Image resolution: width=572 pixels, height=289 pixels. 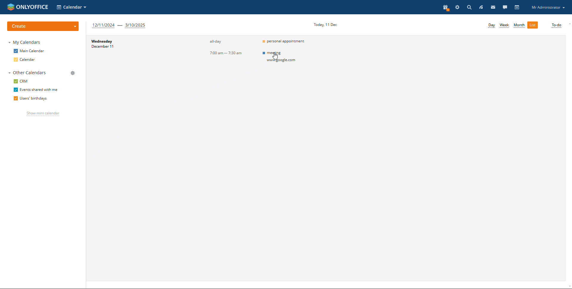 I want to click on manage, so click(x=73, y=73).